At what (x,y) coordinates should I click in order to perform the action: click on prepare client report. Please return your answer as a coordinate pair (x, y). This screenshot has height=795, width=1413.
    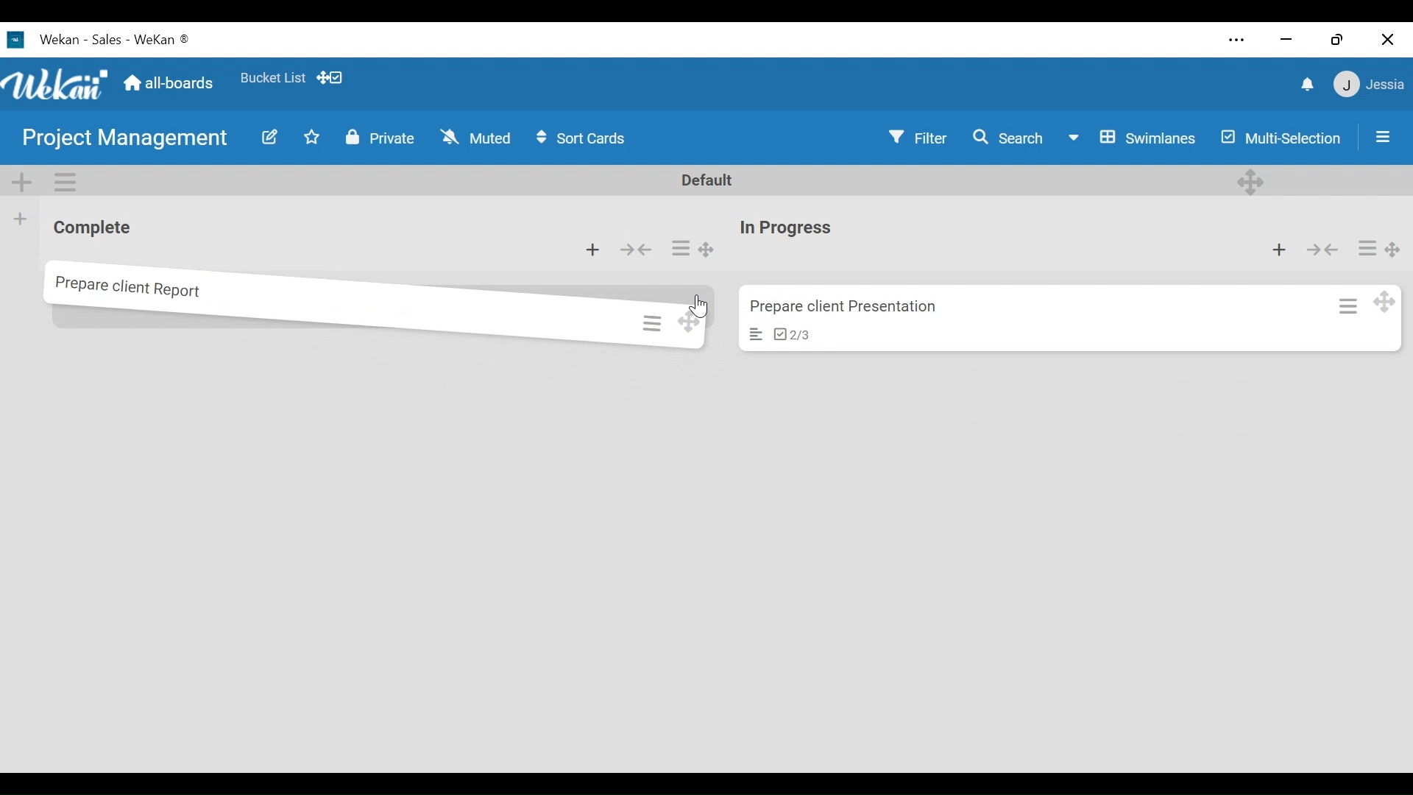
    Looking at the image, I should click on (143, 291).